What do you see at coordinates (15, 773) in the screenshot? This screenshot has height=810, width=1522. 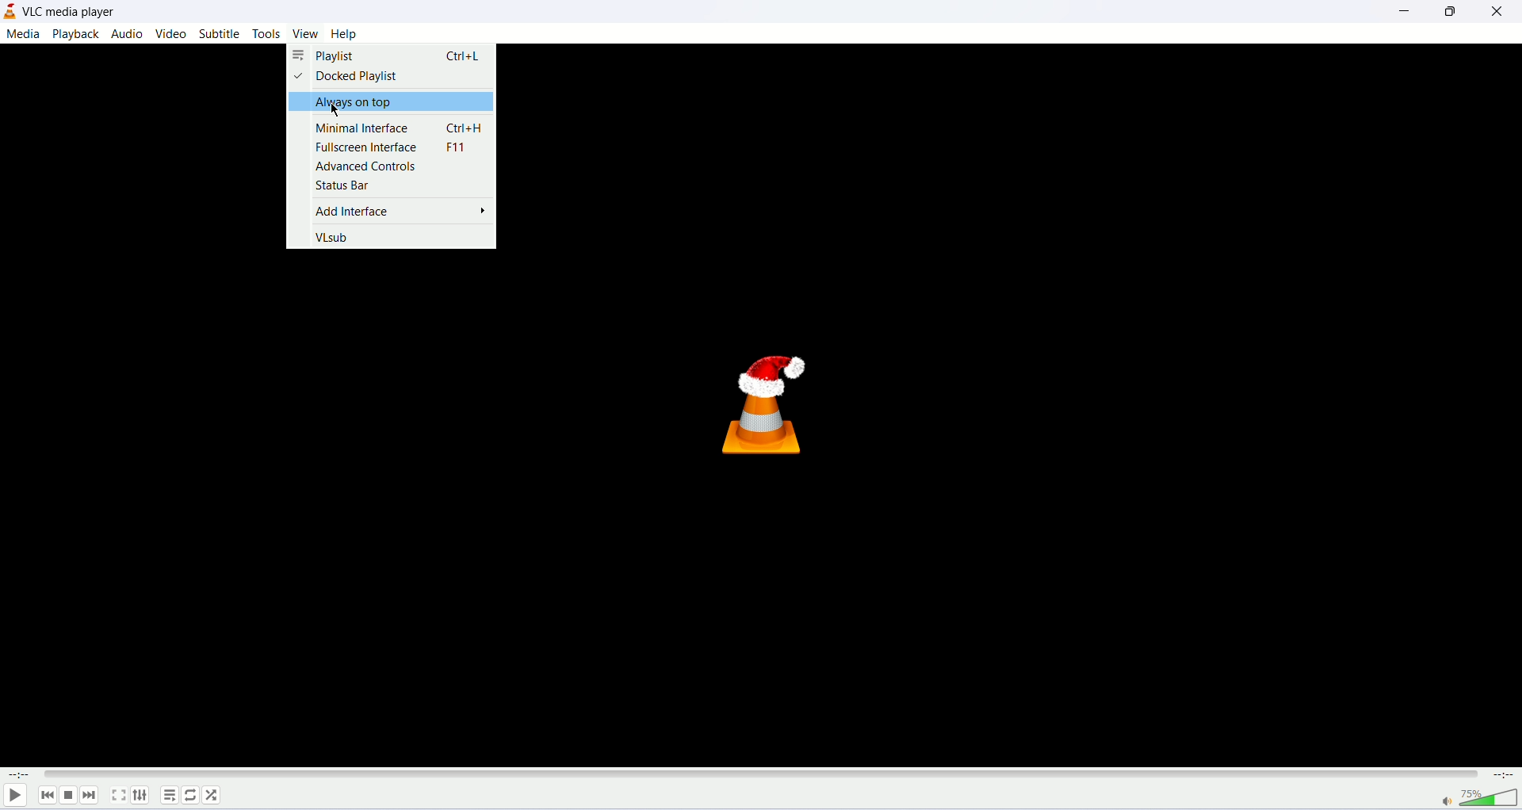 I see `played time` at bounding box center [15, 773].